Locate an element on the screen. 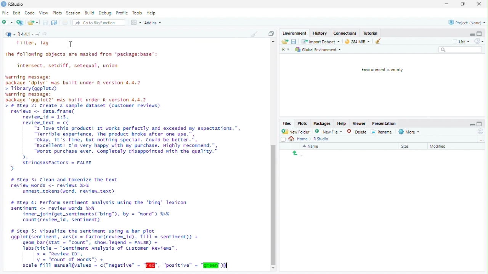 This screenshot has width=488, height=274. Profile is located at coordinates (122, 13).